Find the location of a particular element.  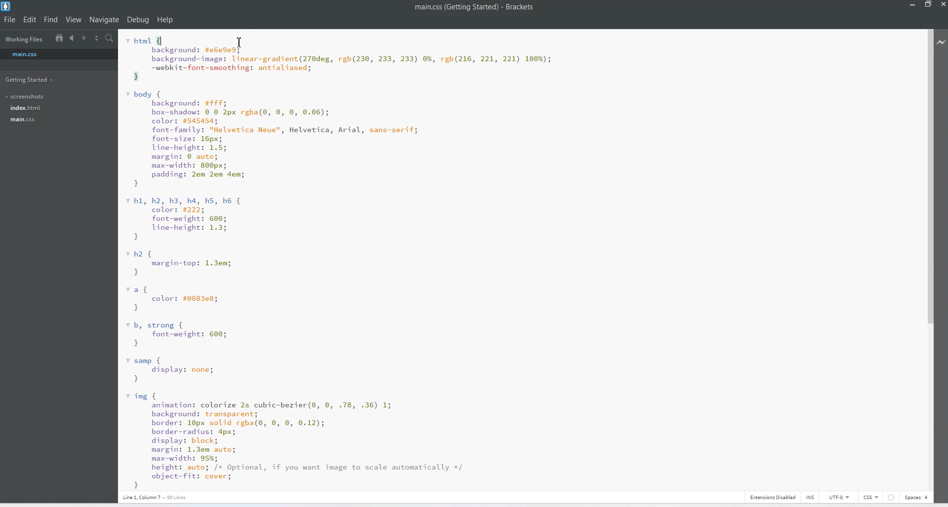

Extensions Disabled is located at coordinates (772, 498).